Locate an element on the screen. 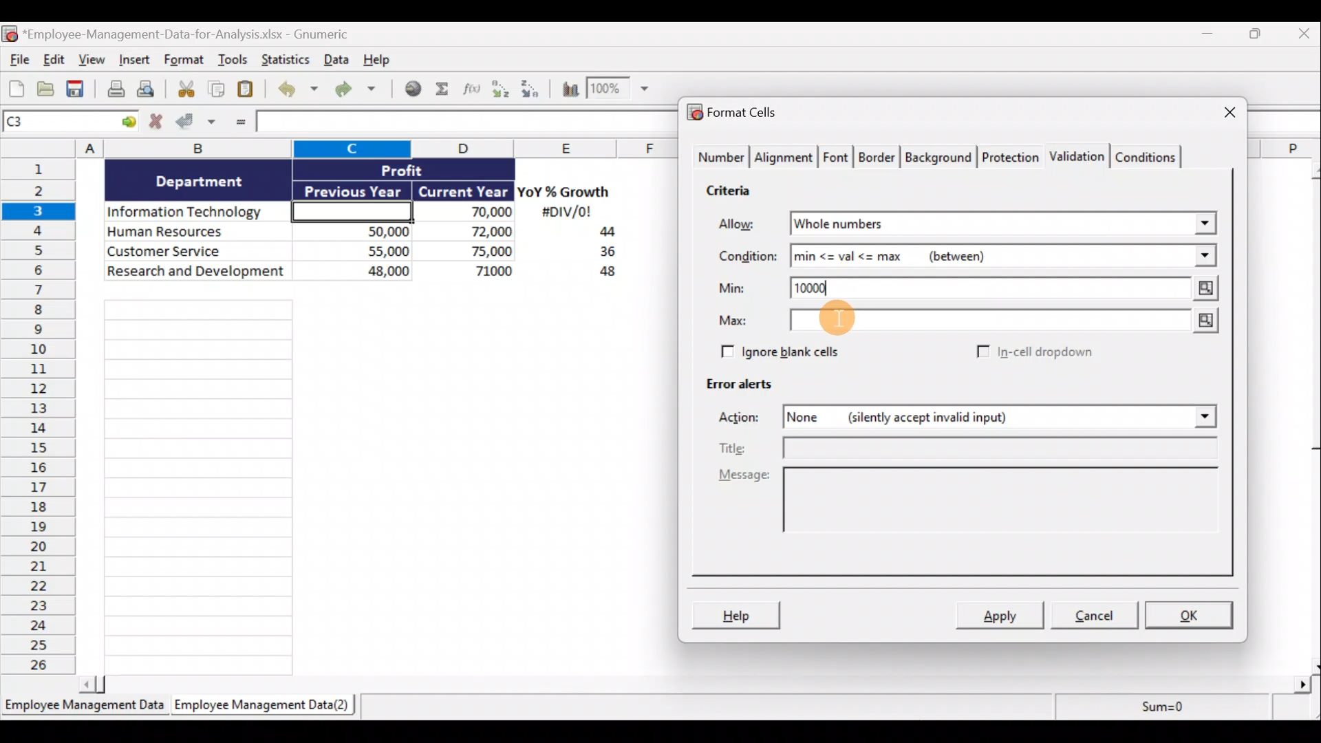  OK is located at coordinates (1190, 614).